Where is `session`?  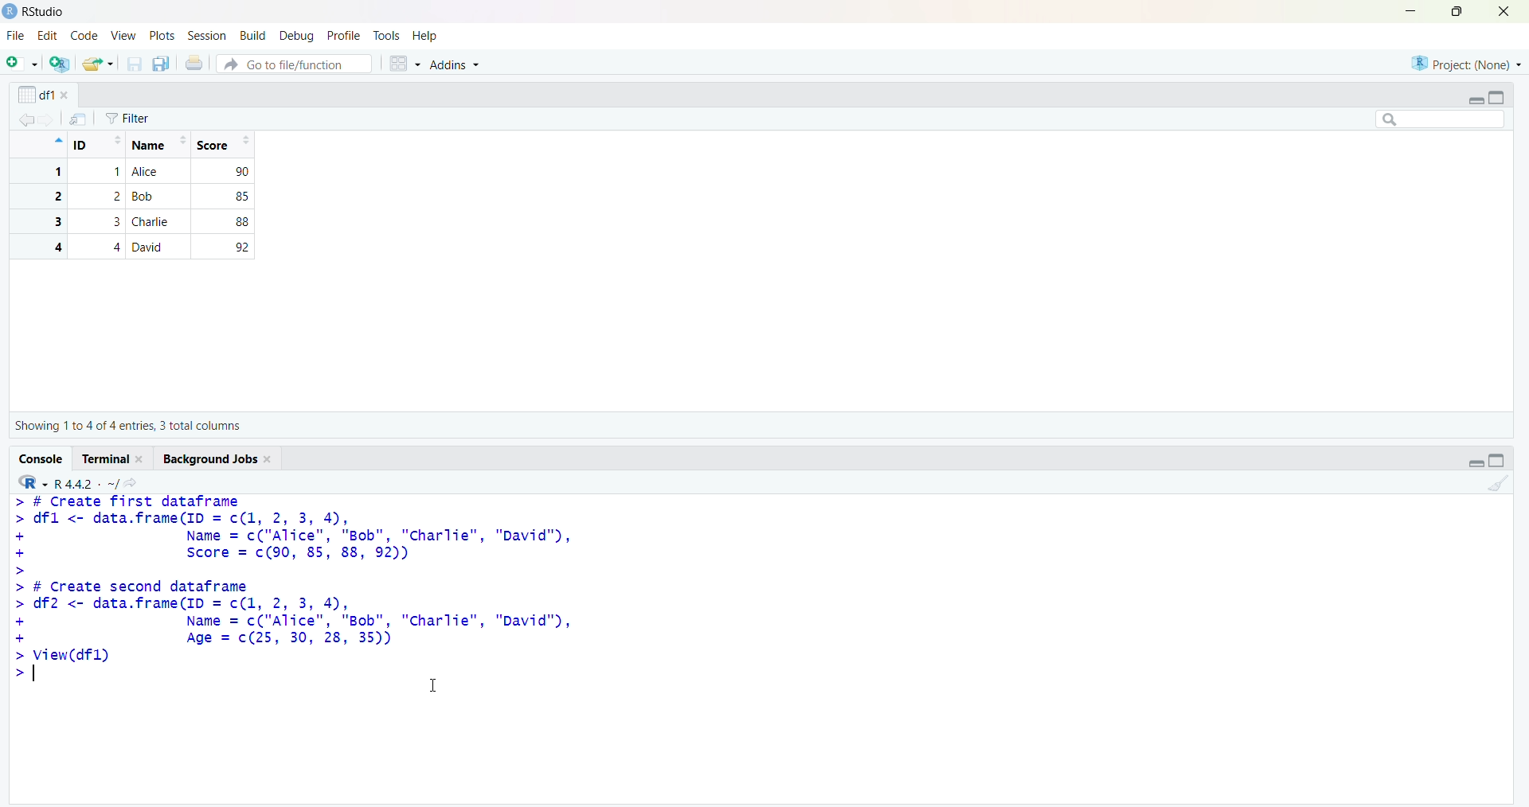 session is located at coordinates (210, 36).